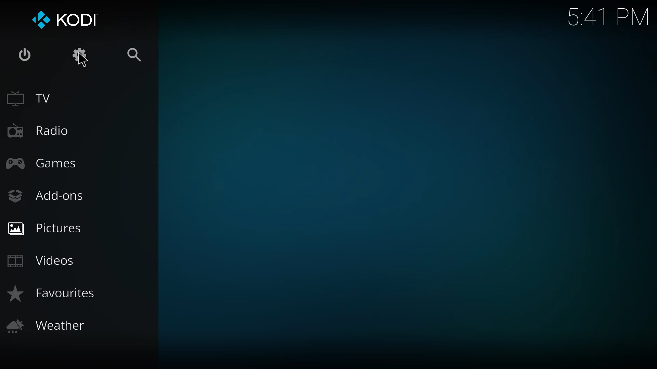 Image resolution: width=657 pixels, height=369 pixels. Describe the element at coordinates (42, 259) in the screenshot. I see `videos` at that location.